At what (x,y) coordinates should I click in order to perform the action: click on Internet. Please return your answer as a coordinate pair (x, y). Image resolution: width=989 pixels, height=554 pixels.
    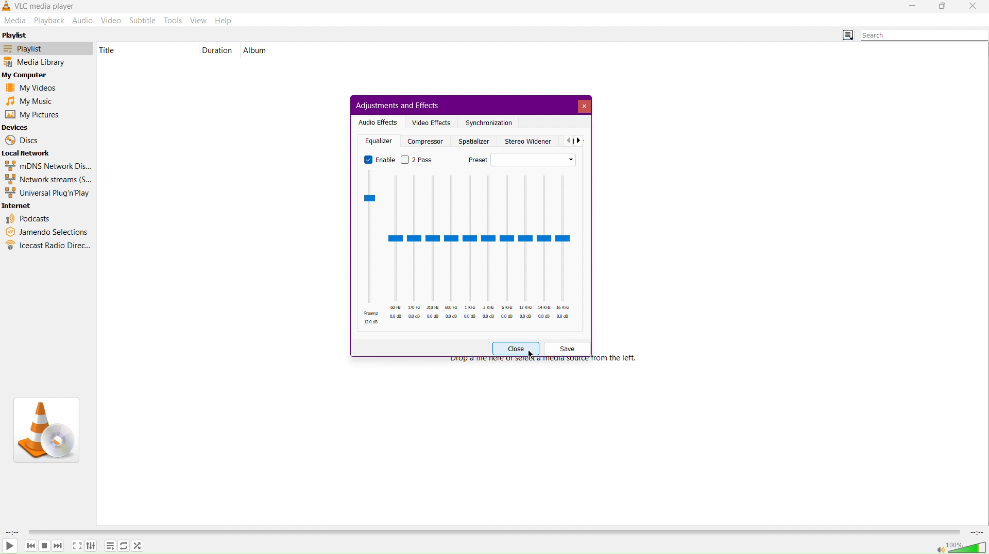
    Looking at the image, I should click on (22, 205).